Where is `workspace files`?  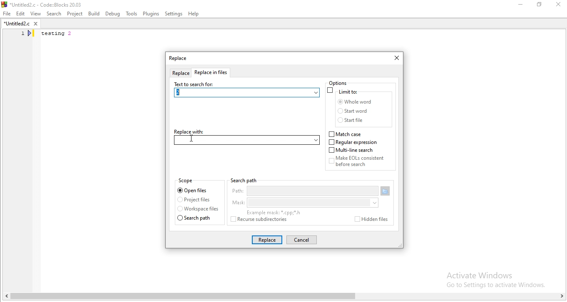
workspace files is located at coordinates (198, 209).